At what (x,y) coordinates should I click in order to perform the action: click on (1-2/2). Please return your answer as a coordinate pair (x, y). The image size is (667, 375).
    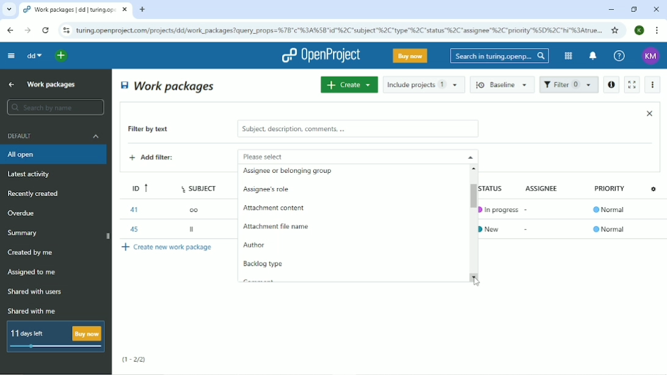
    Looking at the image, I should click on (134, 360).